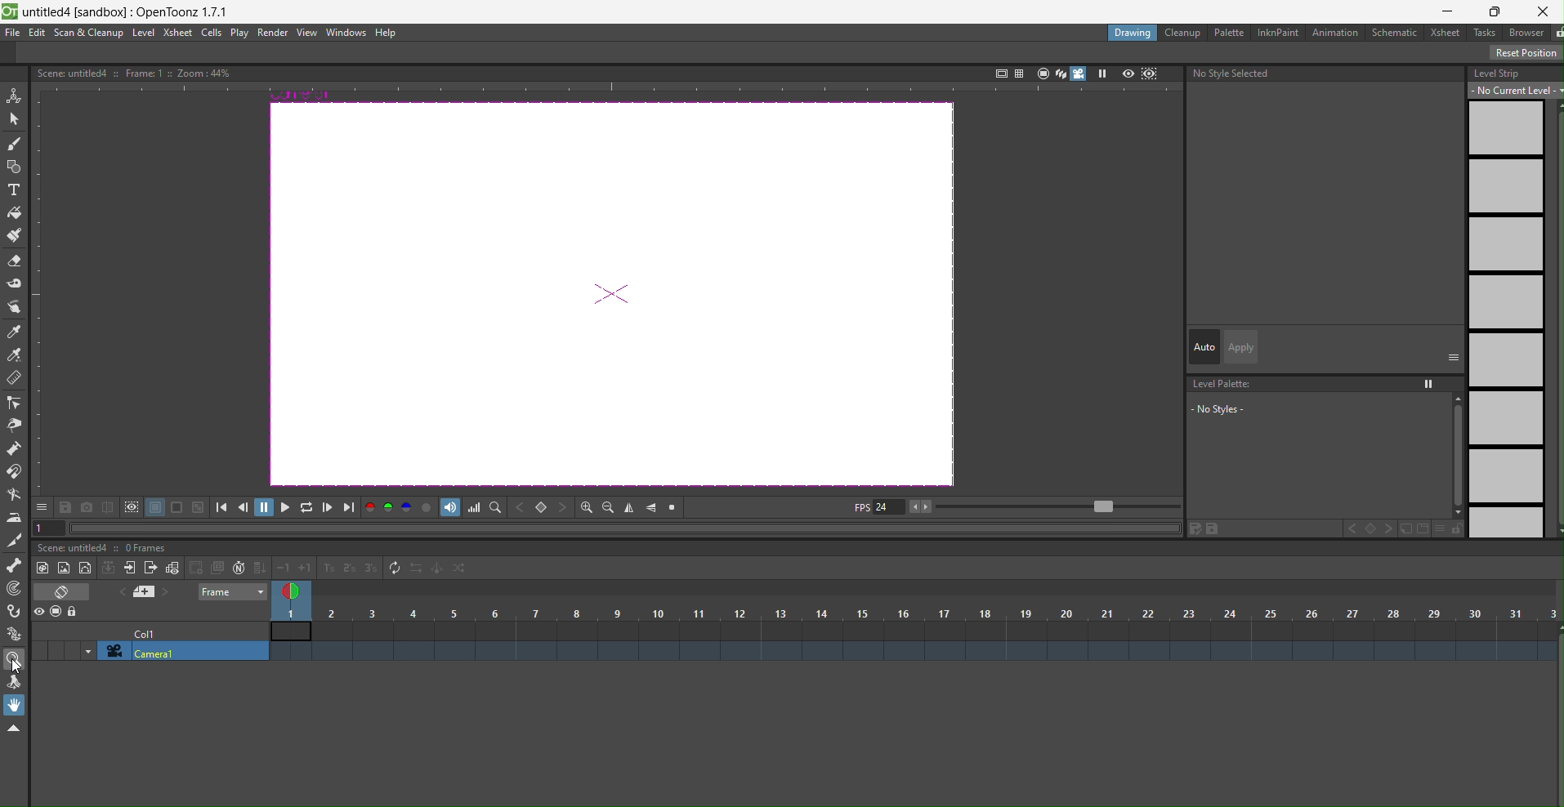 The width and height of the screenshot is (1564, 807). Describe the element at coordinates (89, 33) in the screenshot. I see `scan&cleanup` at that location.